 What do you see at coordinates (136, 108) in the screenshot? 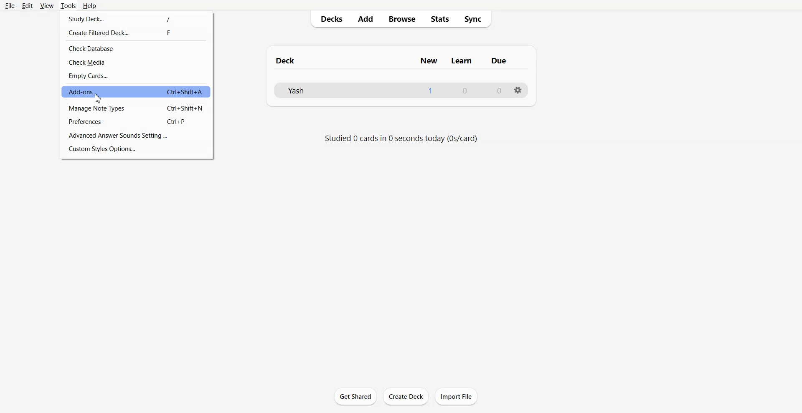
I see `Manage note Types` at bounding box center [136, 108].